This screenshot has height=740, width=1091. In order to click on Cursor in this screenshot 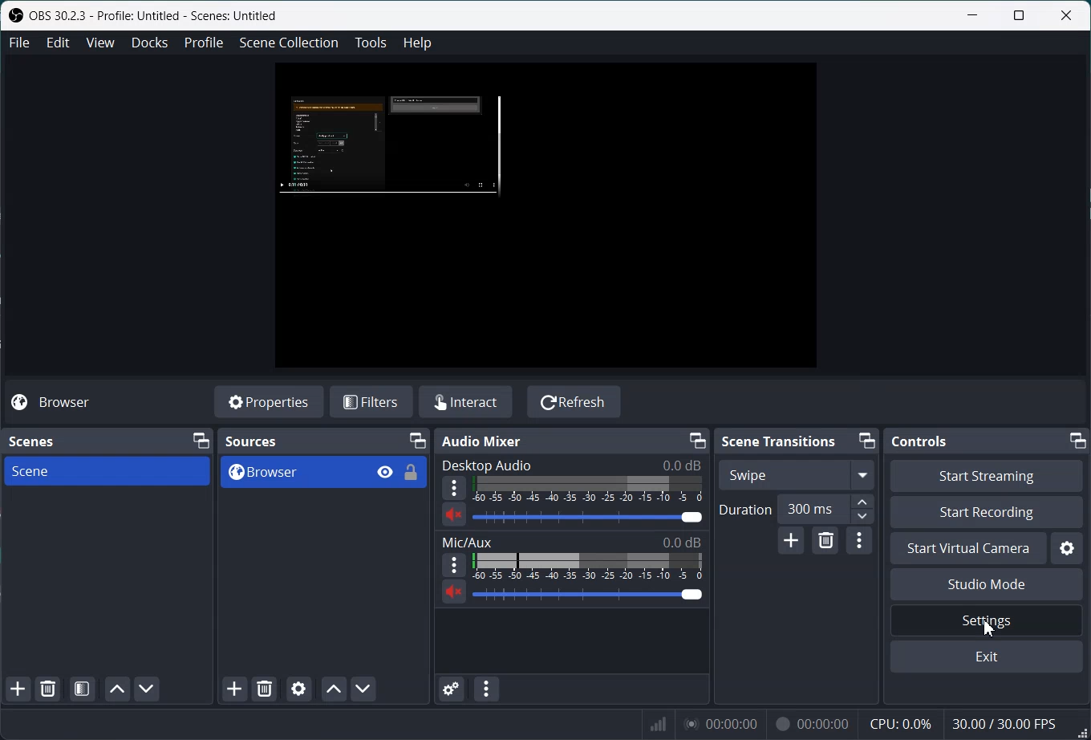, I will do `click(990, 631)`.